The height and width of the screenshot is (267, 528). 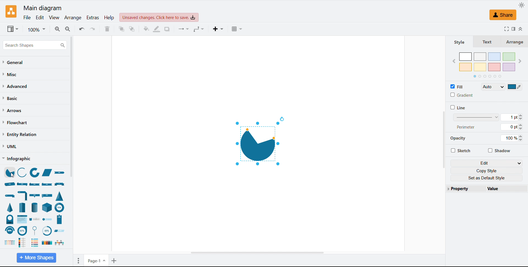 I want to click on chevron list, so click(x=9, y=243).